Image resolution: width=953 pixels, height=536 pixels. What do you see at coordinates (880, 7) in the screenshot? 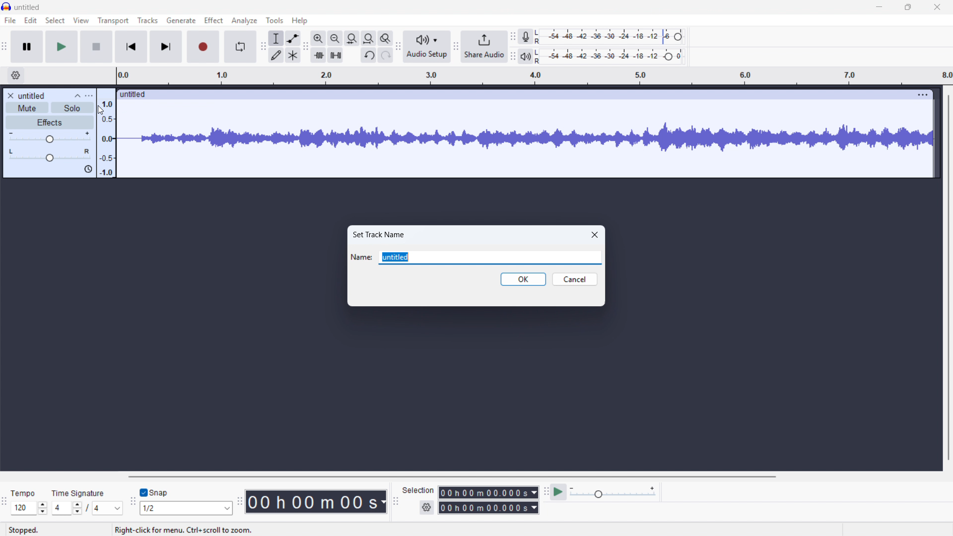
I see `minimise` at bounding box center [880, 7].